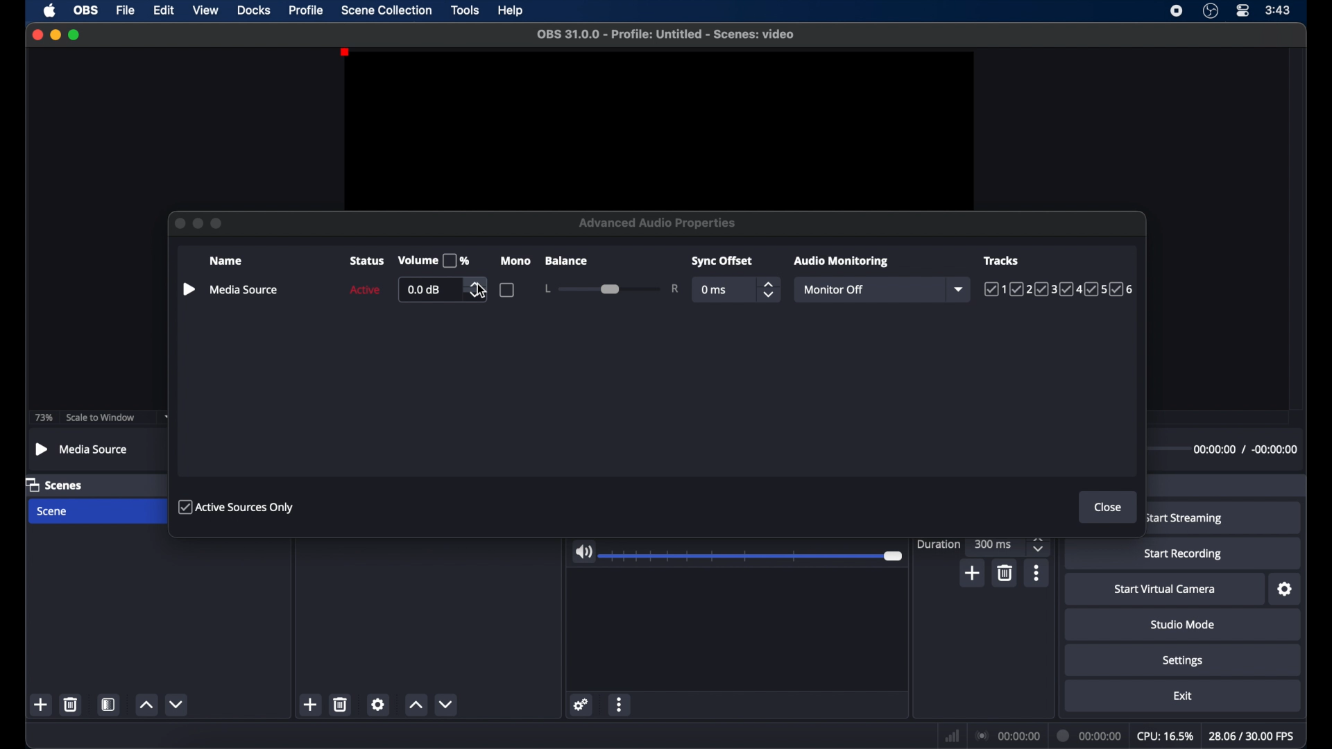 The image size is (1332, 749). Describe the element at coordinates (416, 705) in the screenshot. I see `increment` at that location.